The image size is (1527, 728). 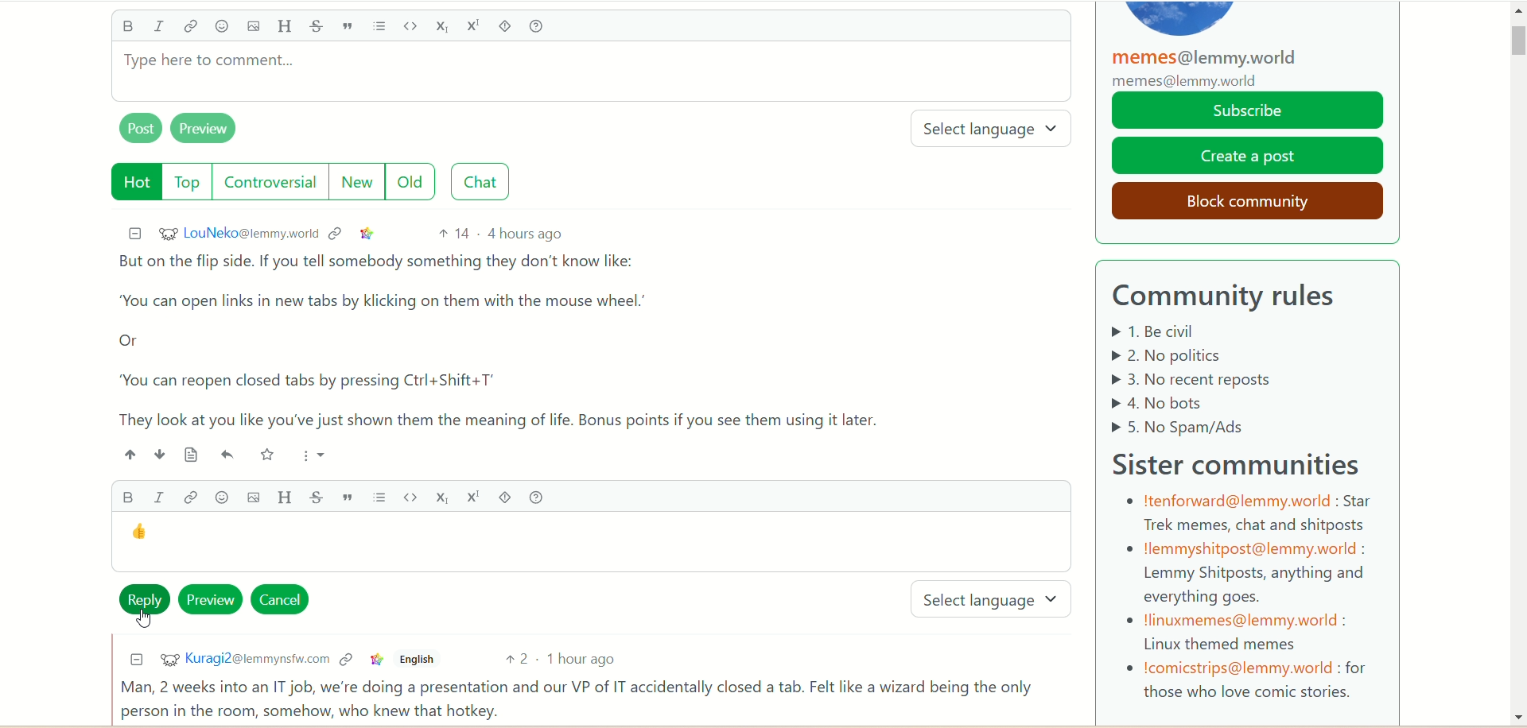 I want to click on select language, so click(x=996, y=599).